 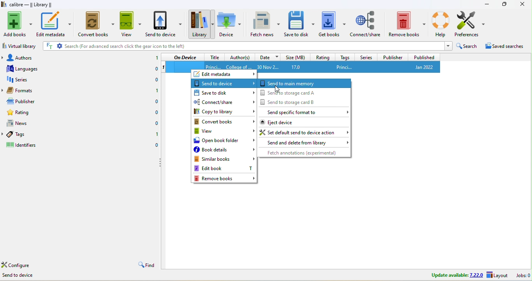 I want to click on Author, so click(x=238, y=66).